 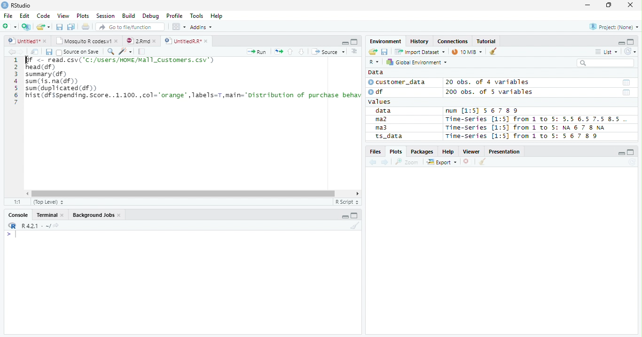 I want to click on Zoom, so click(x=407, y=162).